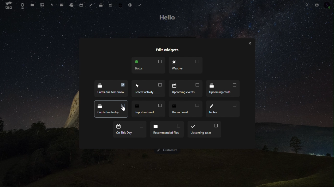 This screenshot has width=334, height=187. I want to click on Upcoming events, so click(186, 89).